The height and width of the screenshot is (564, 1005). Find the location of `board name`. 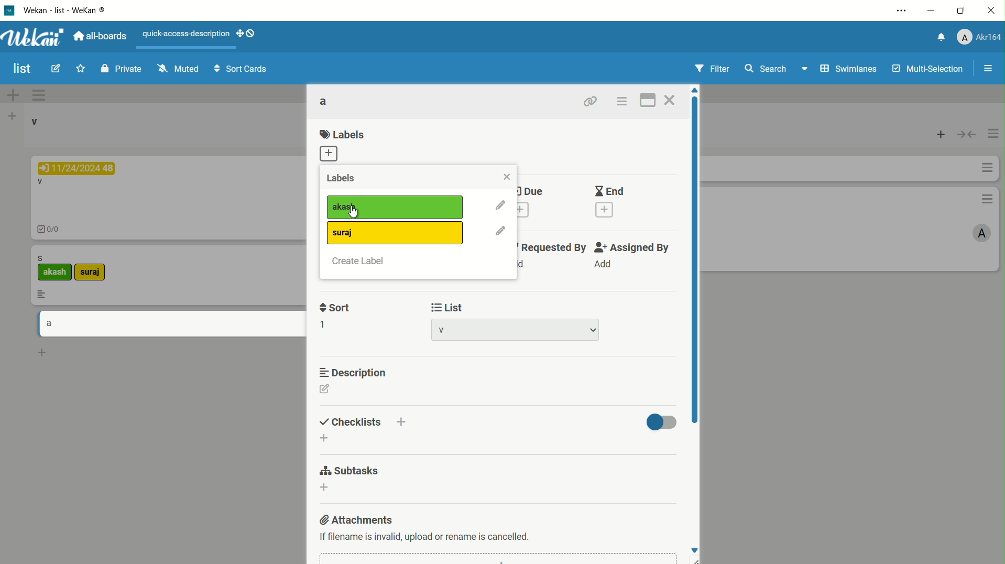

board name is located at coordinates (20, 69).